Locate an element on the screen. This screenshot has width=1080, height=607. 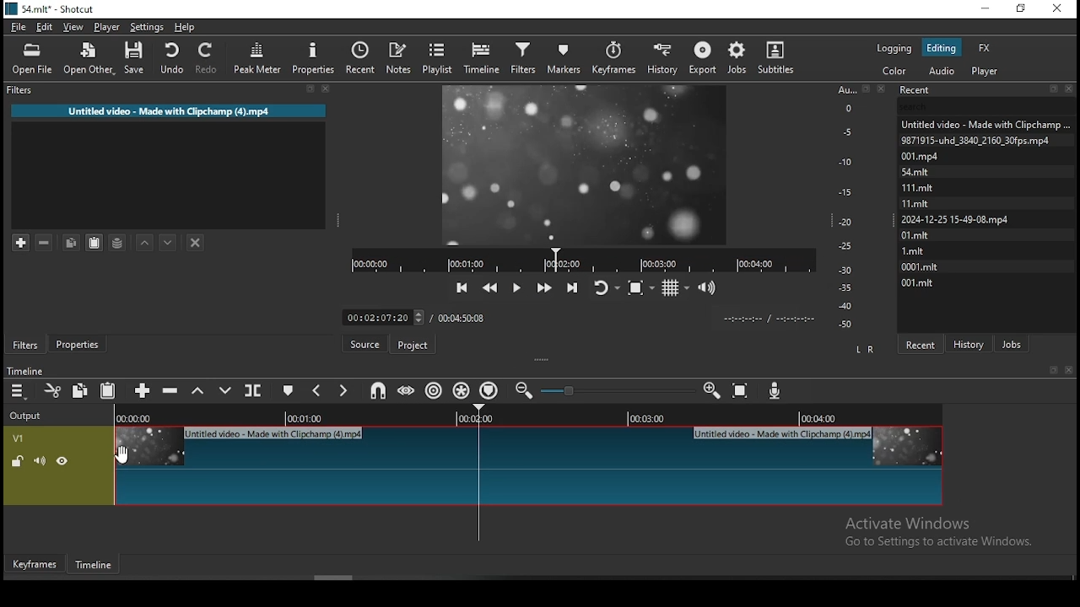
files is located at coordinates (912, 250).